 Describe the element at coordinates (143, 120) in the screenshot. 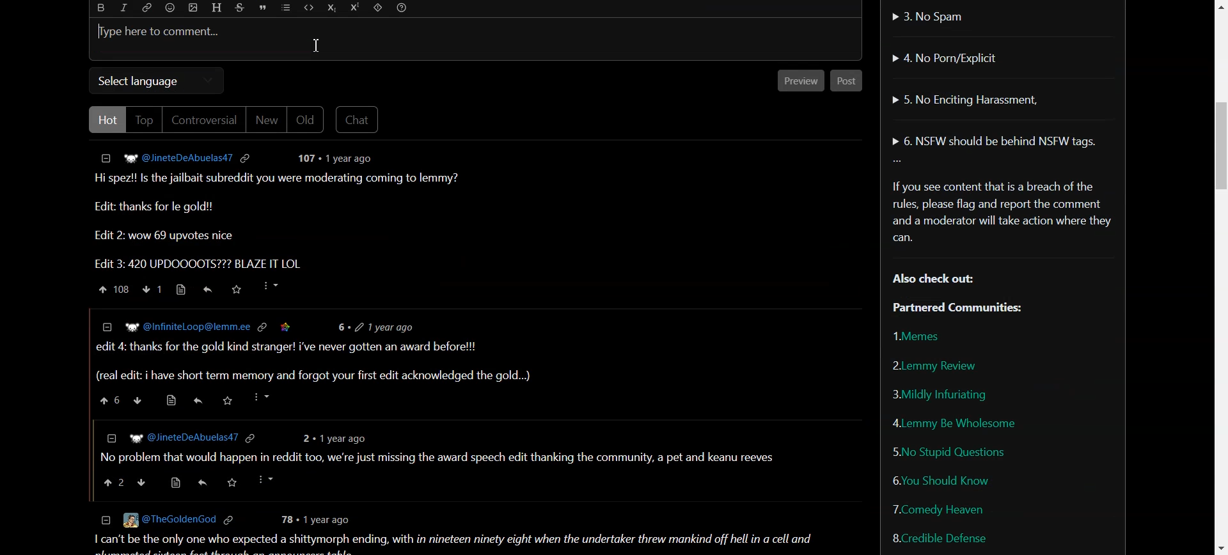

I see `Top` at that location.